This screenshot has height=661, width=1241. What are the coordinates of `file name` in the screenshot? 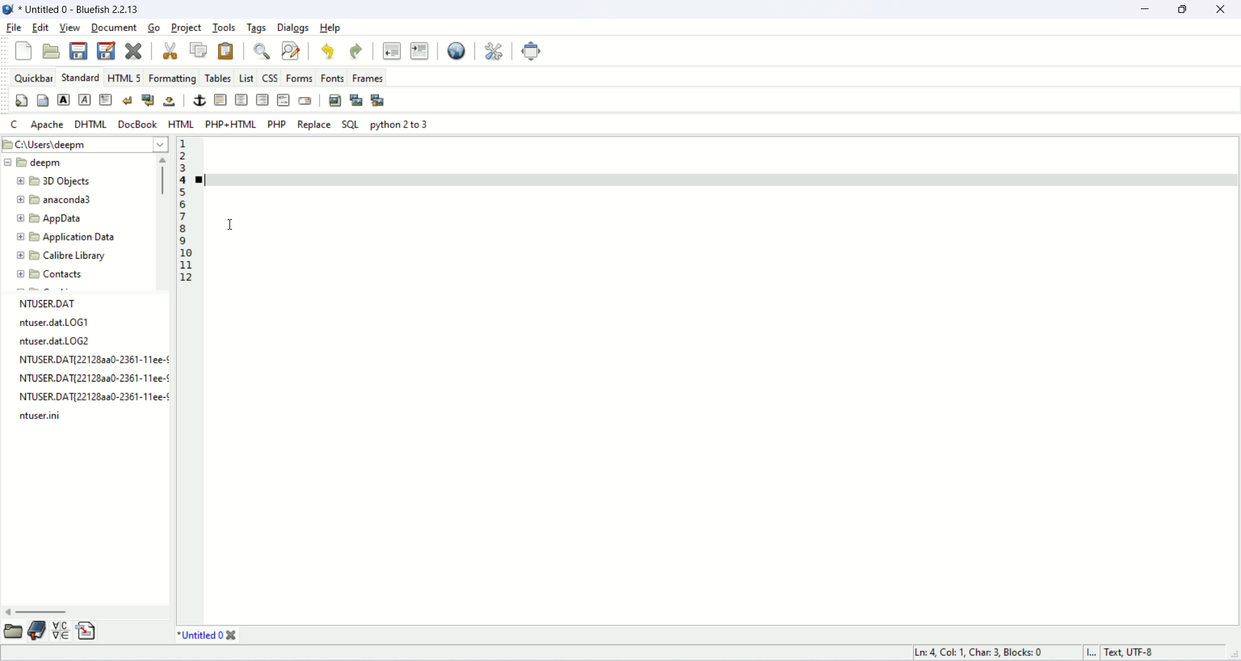 It's located at (202, 636).